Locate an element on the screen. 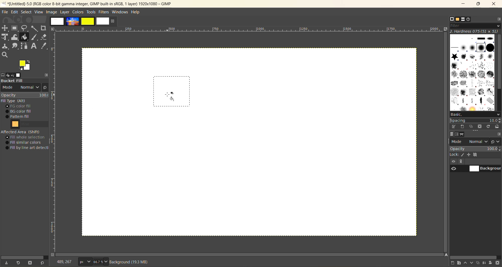  edit is located at coordinates (15, 12).